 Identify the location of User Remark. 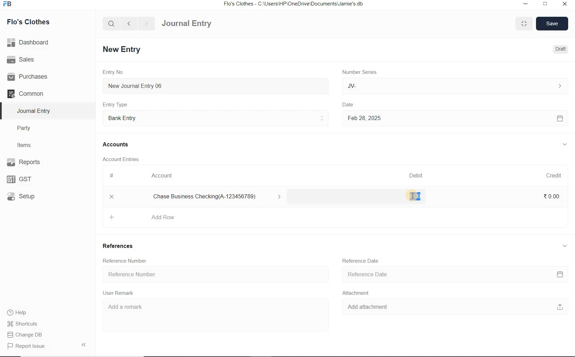
(120, 293).